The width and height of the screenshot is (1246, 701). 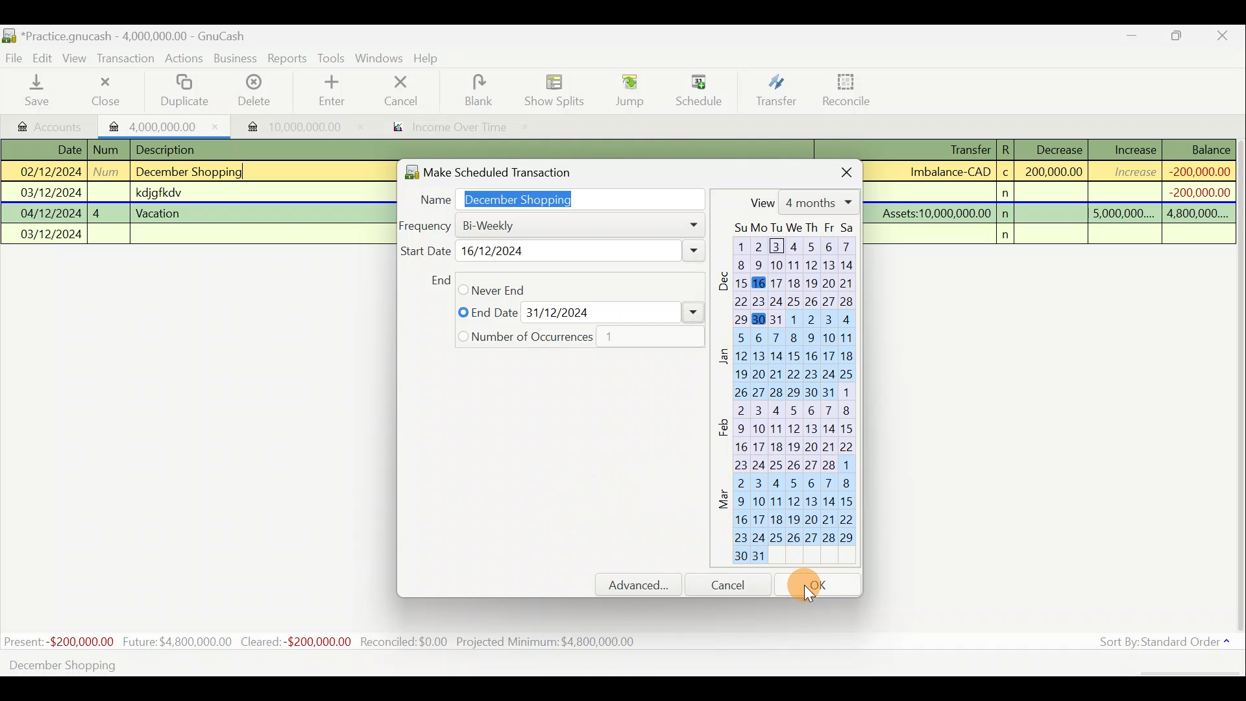 I want to click on Cancel, so click(x=734, y=584).